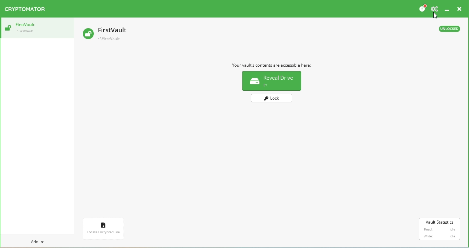 The image size is (469, 248). Describe the element at coordinates (435, 16) in the screenshot. I see `Cursor` at that location.